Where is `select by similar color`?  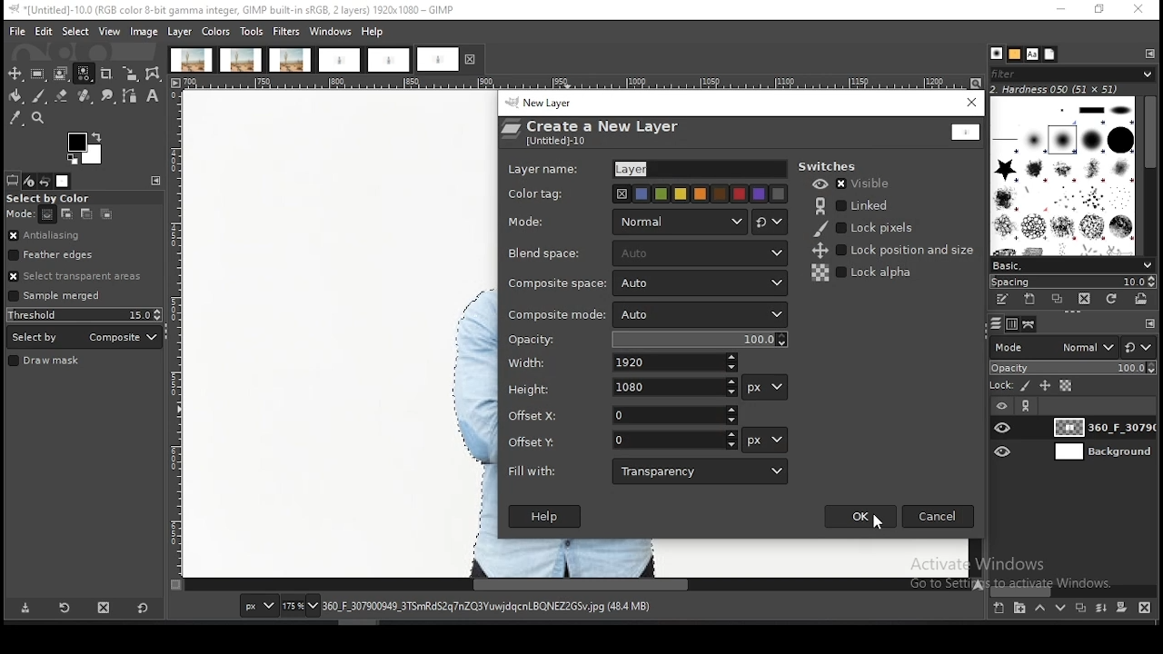
select by similar color is located at coordinates (84, 74).